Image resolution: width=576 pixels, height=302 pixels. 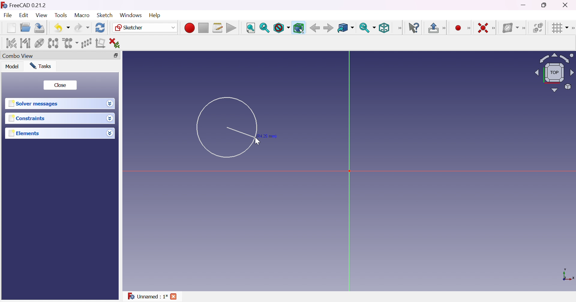 What do you see at coordinates (82, 15) in the screenshot?
I see `Macro` at bounding box center [82, 15].